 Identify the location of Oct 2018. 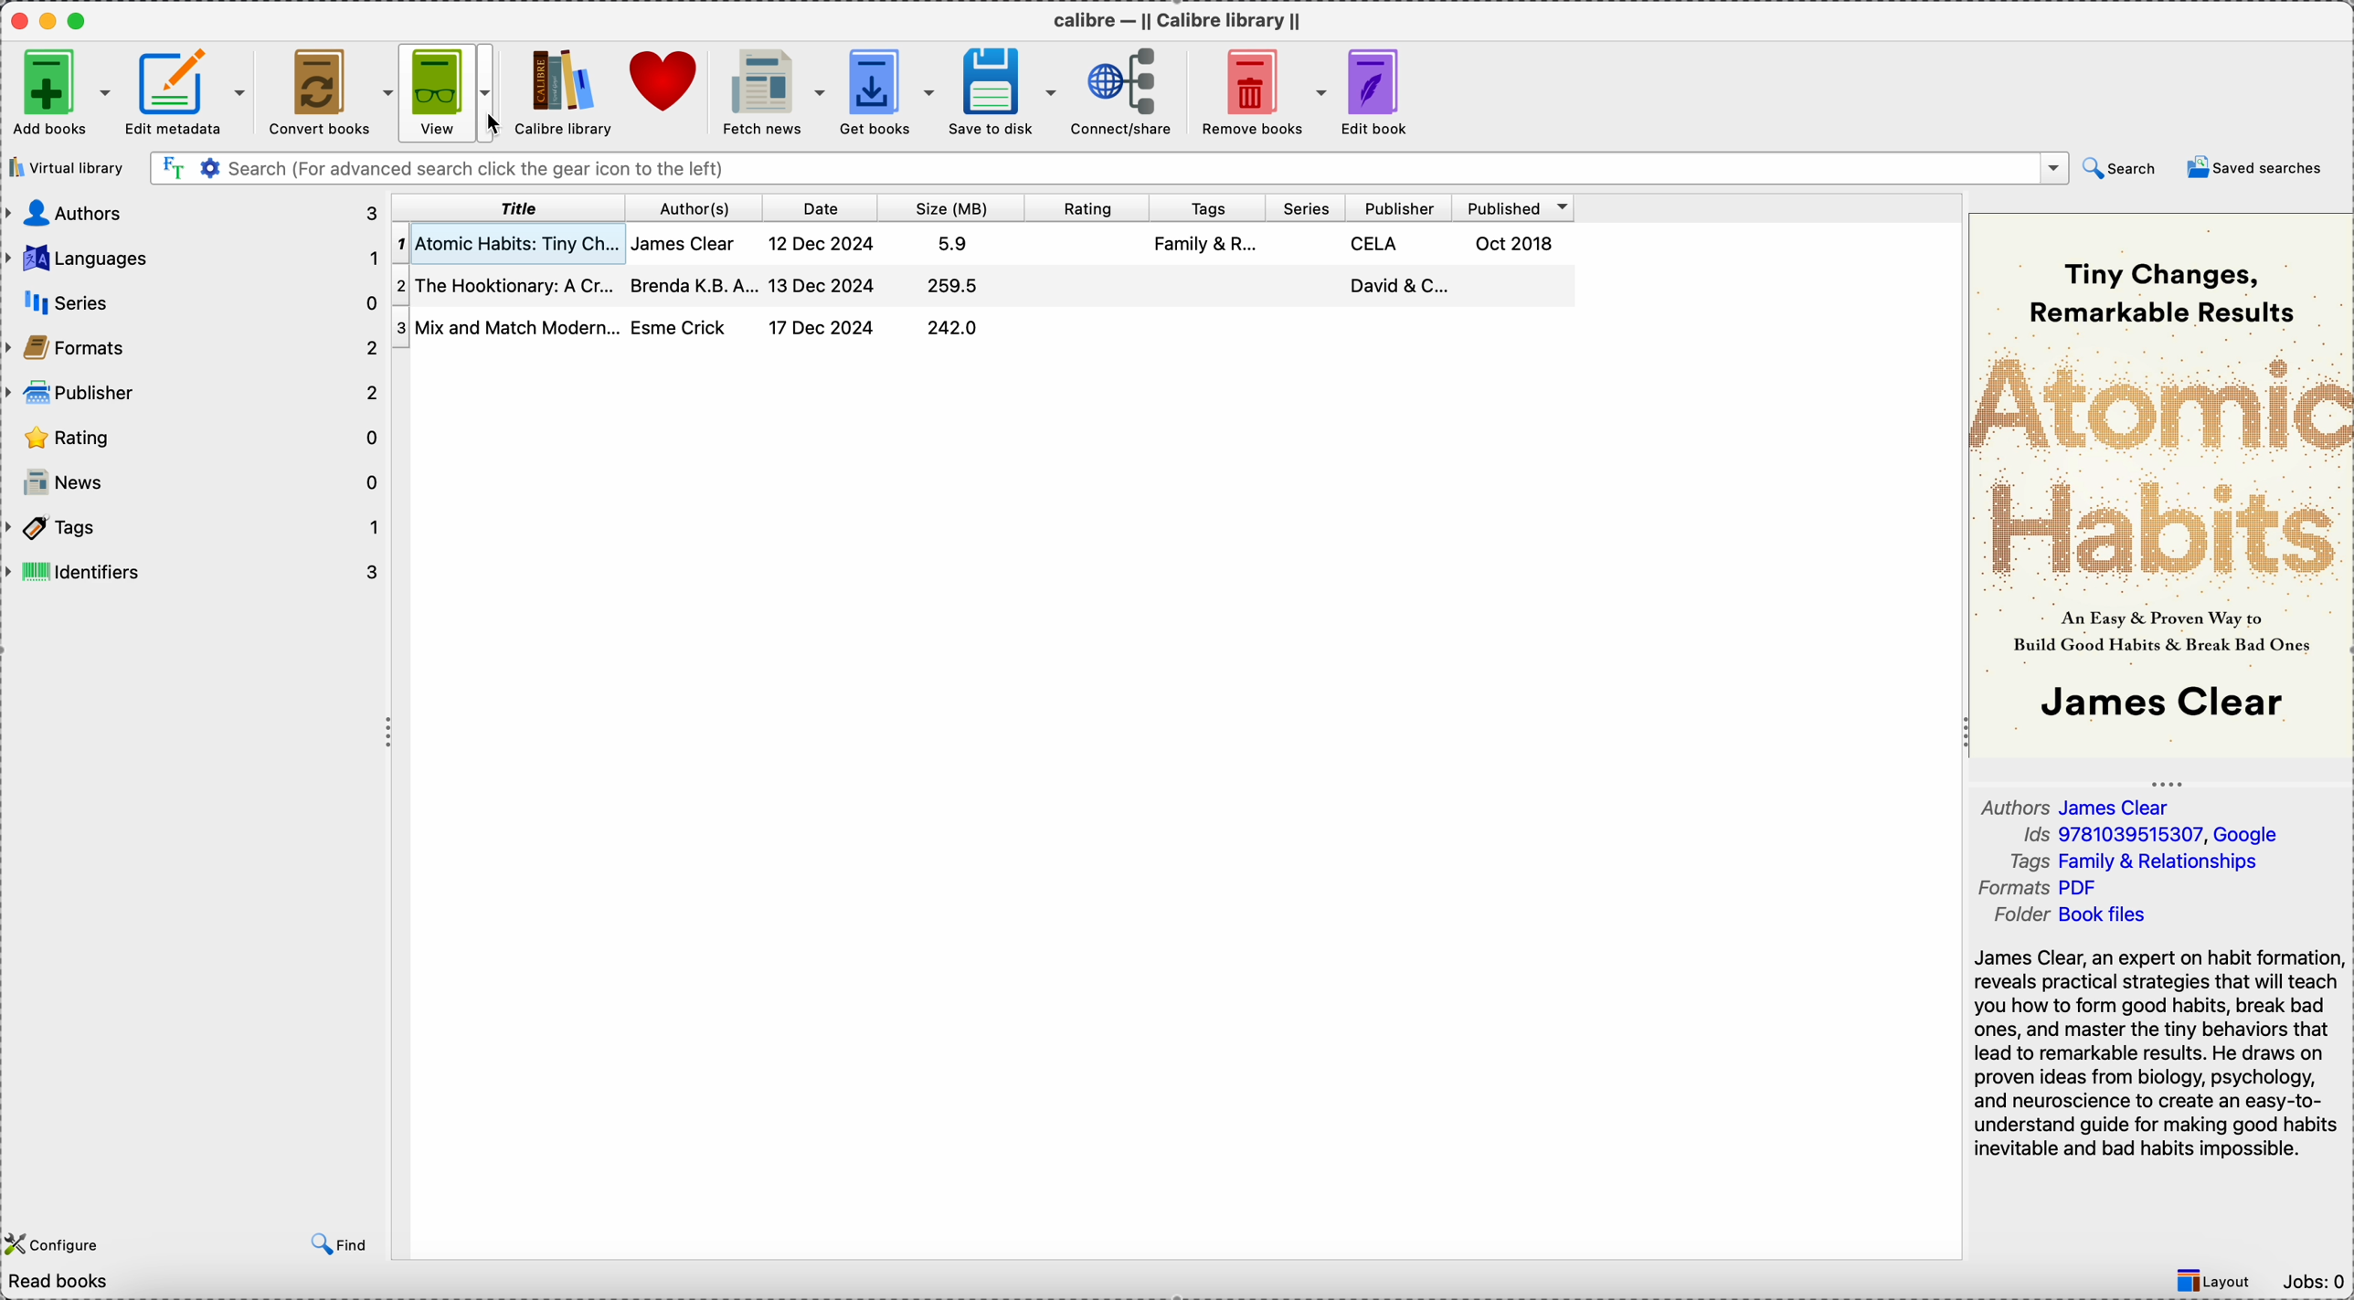
(1518, 241).